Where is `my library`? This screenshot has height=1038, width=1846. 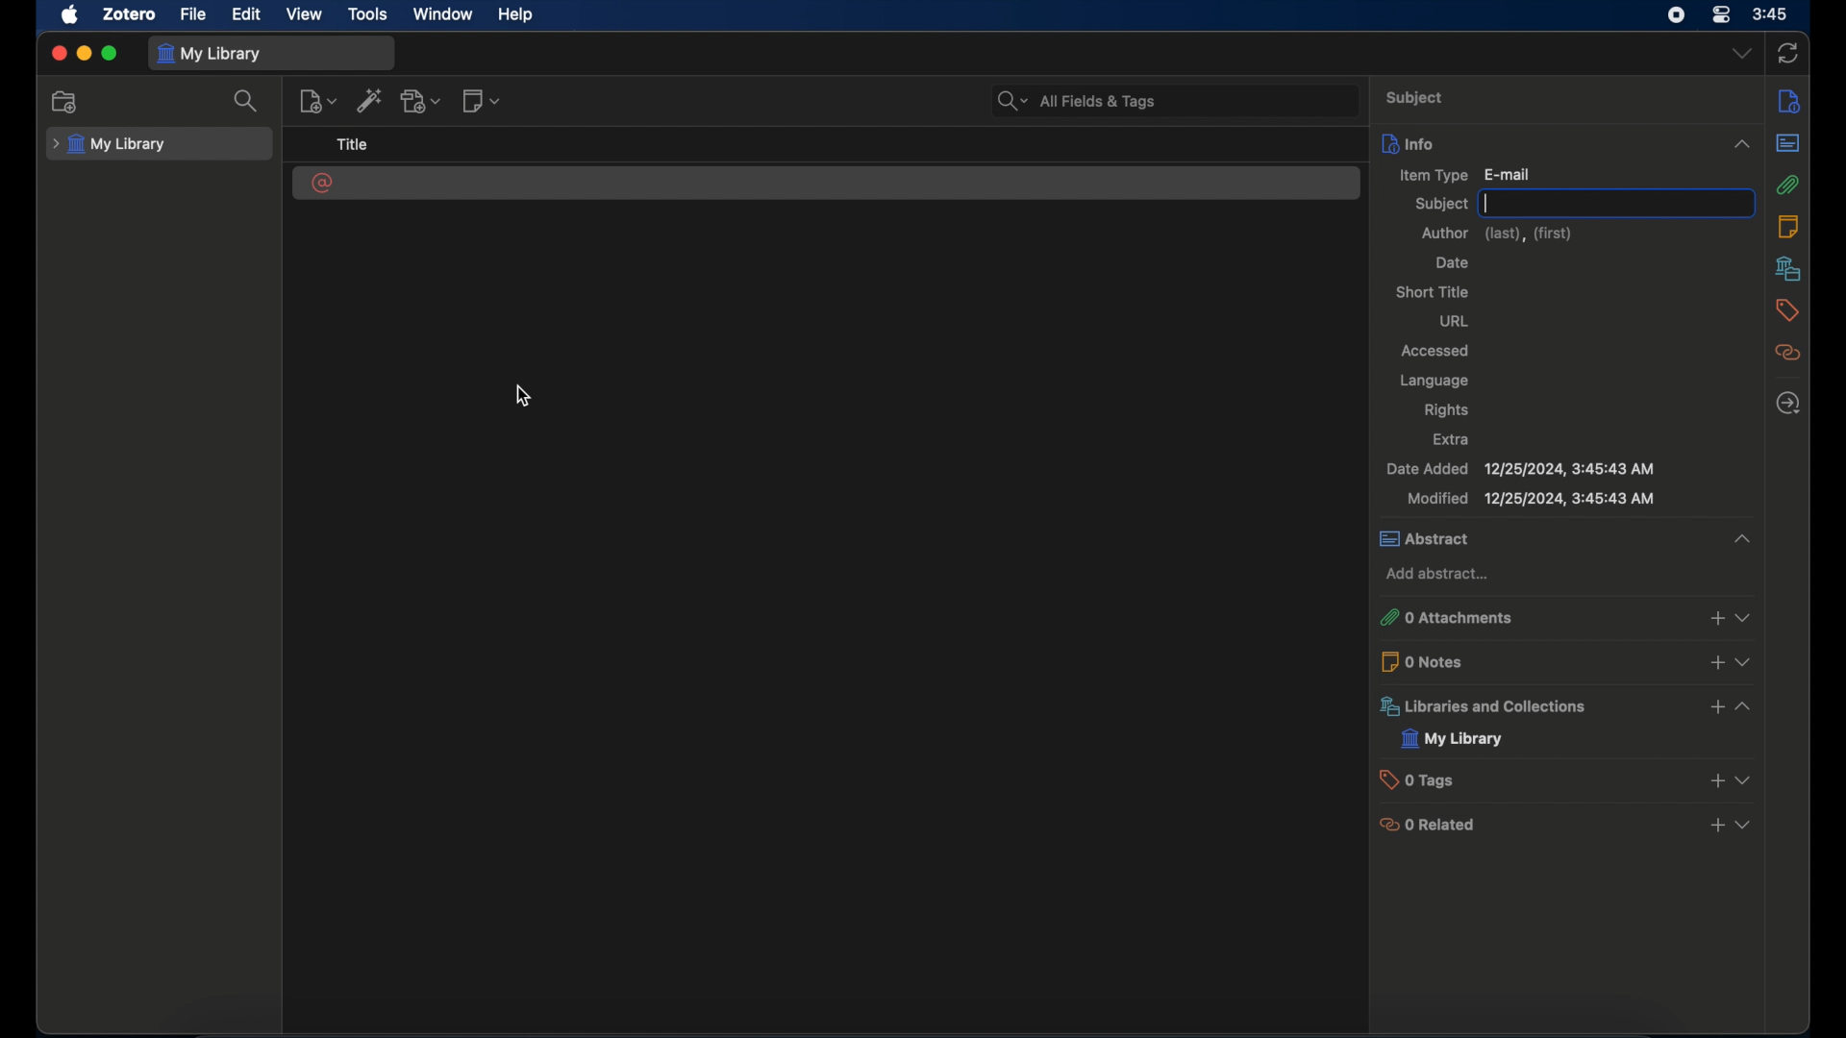 my library is located at coordinates (1453, 739).